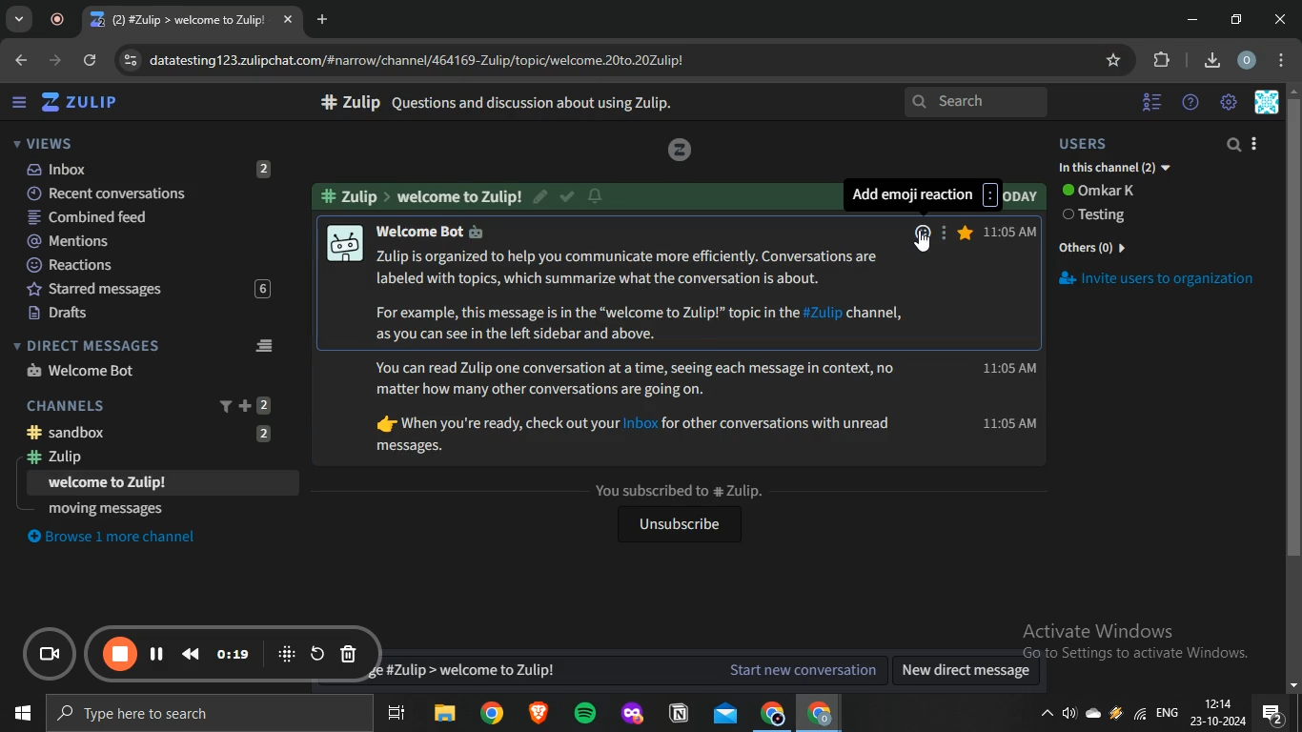 Image resolution: width=1302 pixels, height=732 pixels. Describe the element at coordinates (1285, 61) in the screenshot. I see `settings menu` at that location.